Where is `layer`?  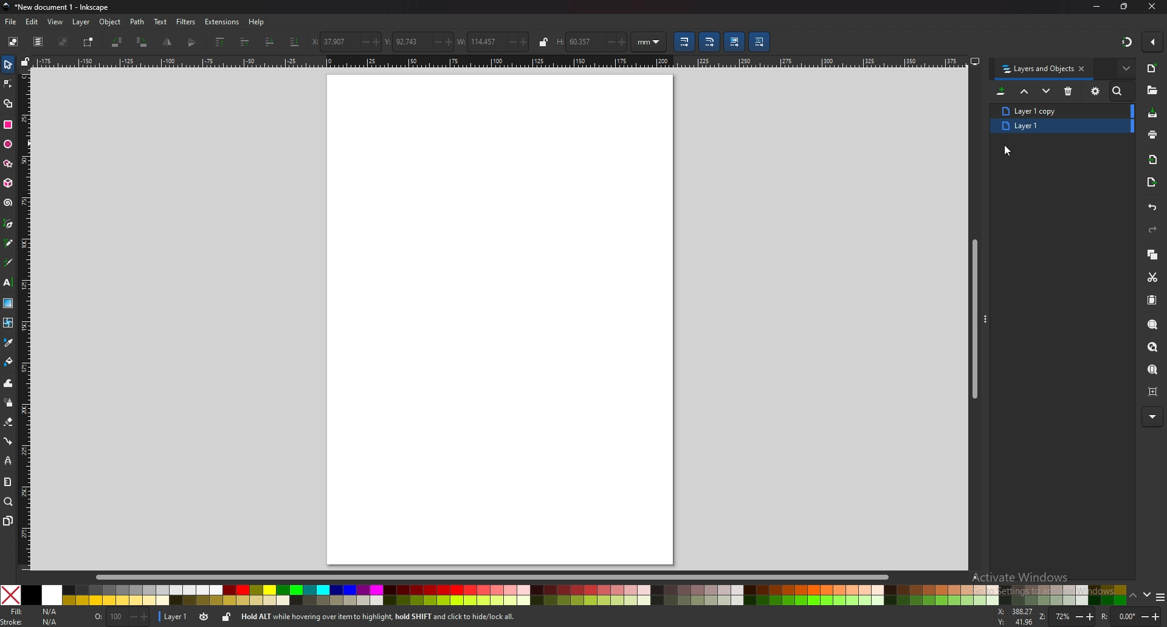
layer is located at coordinates (81, 22).